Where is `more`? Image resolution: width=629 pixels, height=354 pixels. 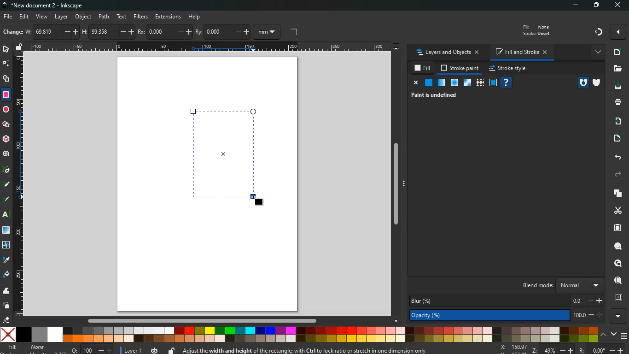 more is located at coordinates (596, 53).